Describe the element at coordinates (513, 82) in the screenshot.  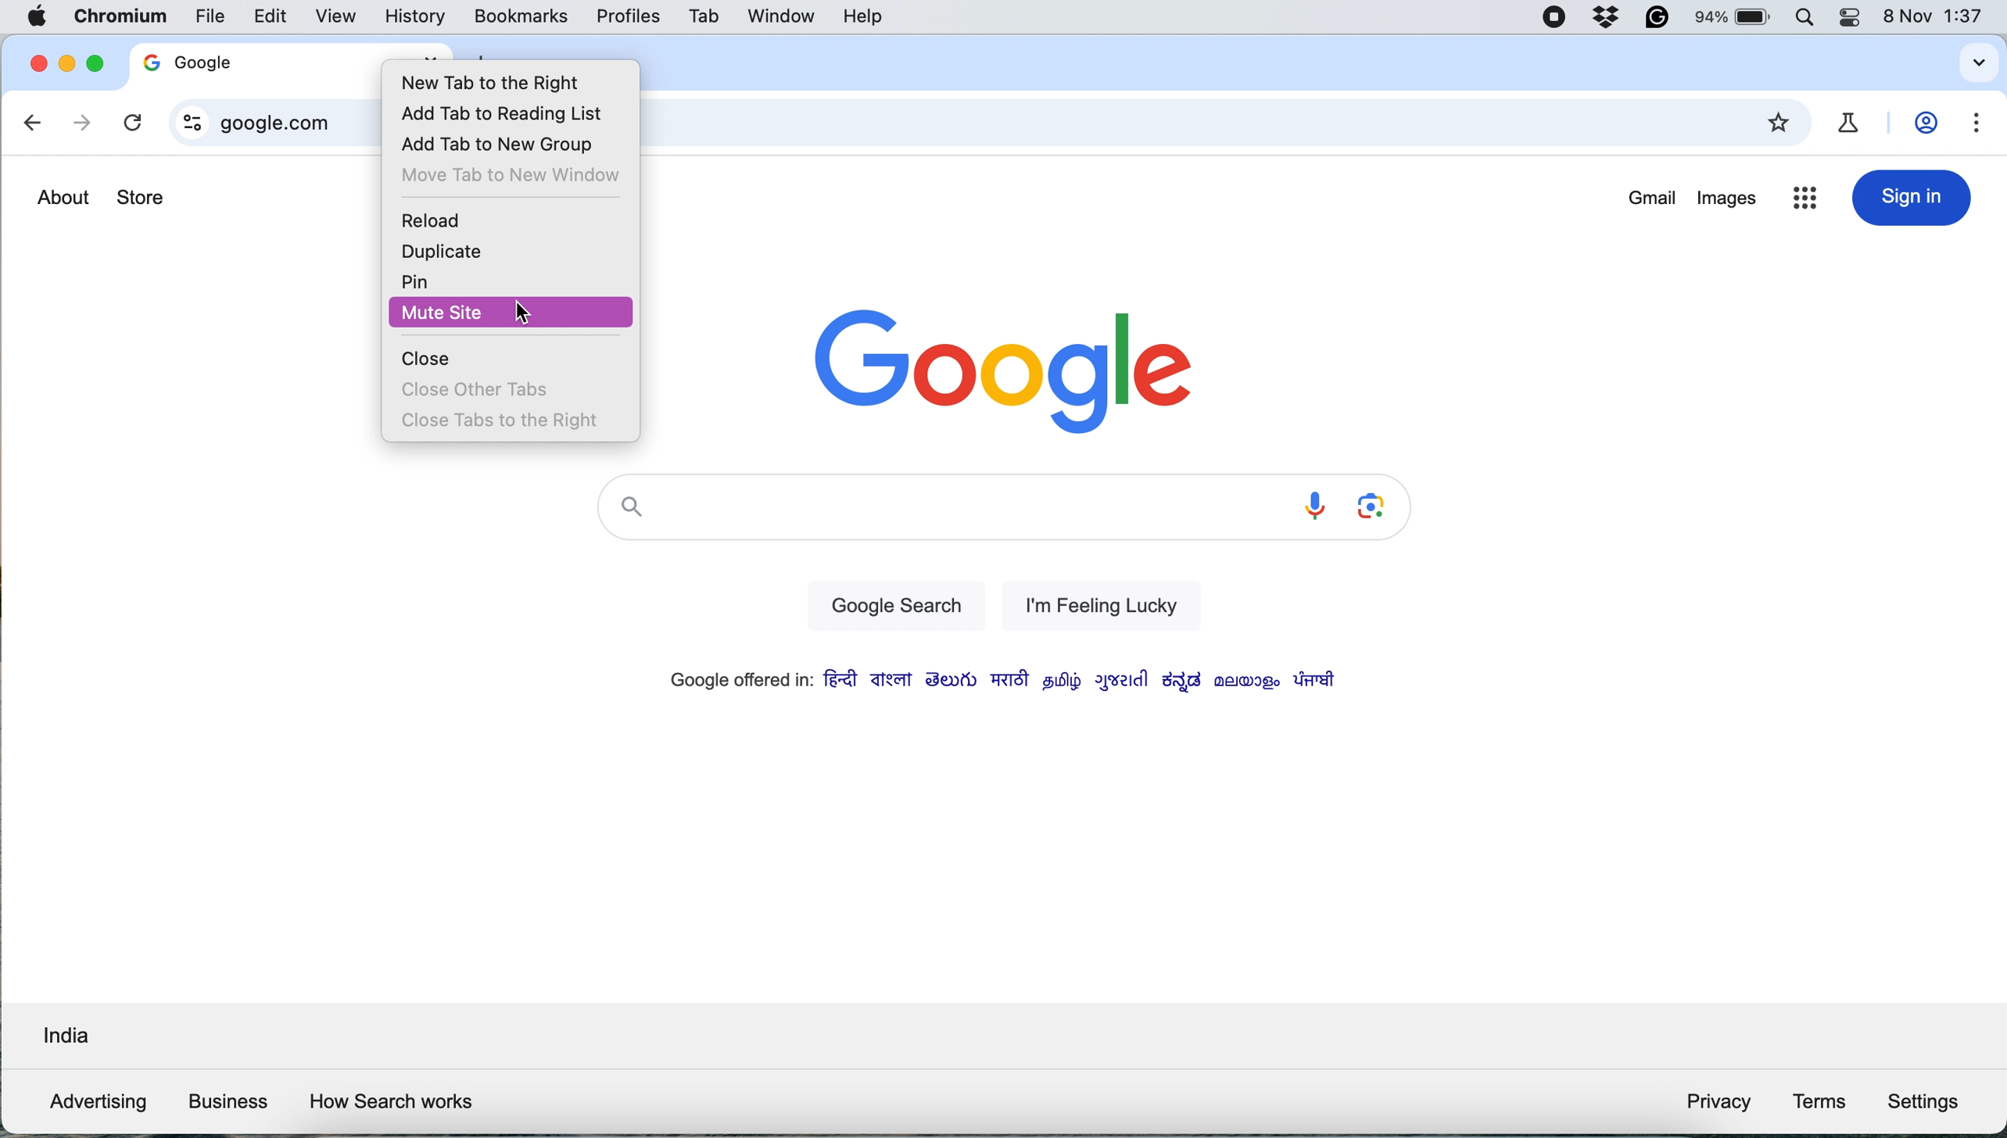
I see `new tab to the right` at that location.